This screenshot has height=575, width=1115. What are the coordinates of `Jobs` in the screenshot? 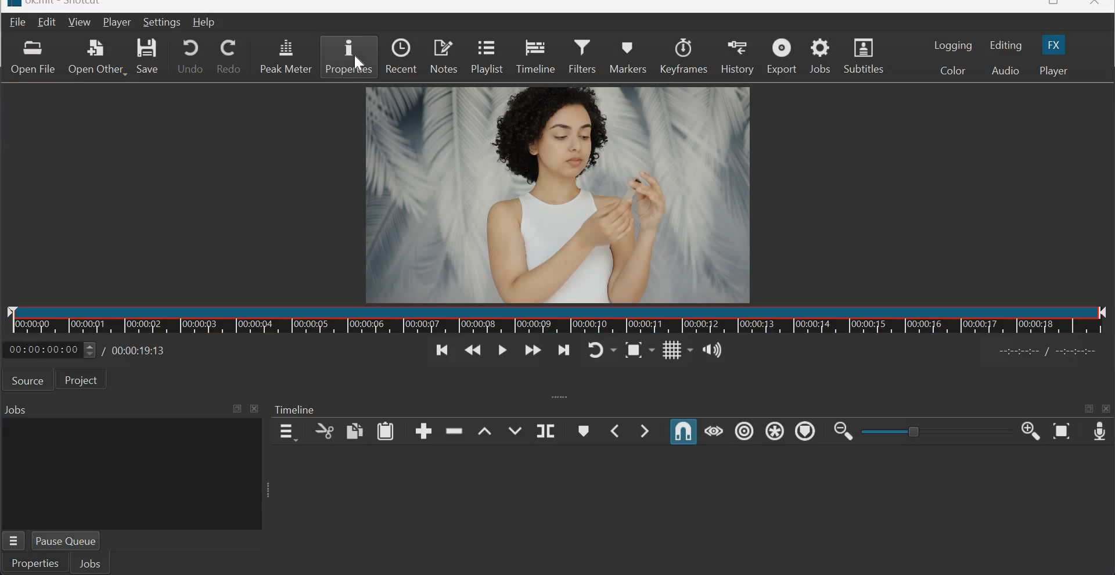 It's located at (90, 562).